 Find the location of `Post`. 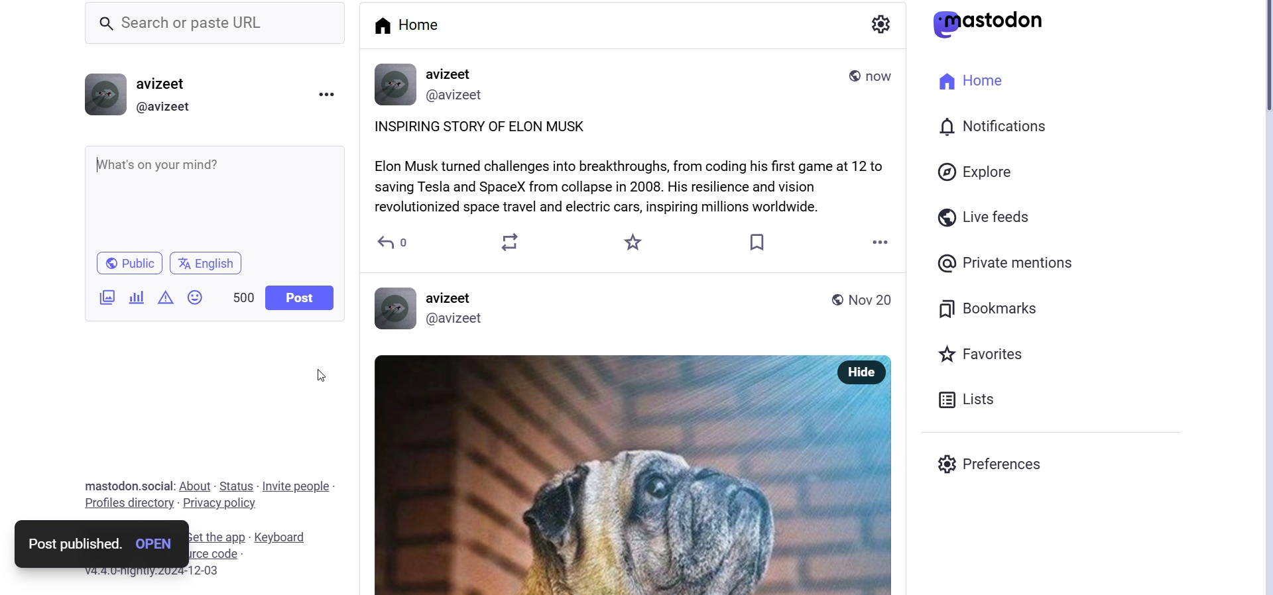

Post is located at coordinates (632, 492).